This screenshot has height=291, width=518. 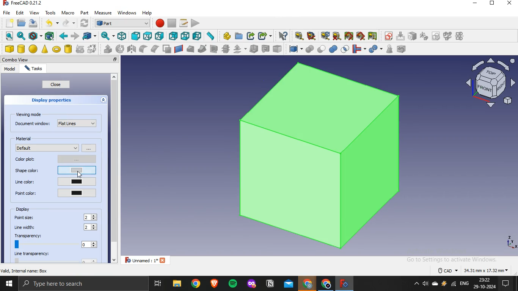 I want to click on sphere, so click(x=33, y=49).